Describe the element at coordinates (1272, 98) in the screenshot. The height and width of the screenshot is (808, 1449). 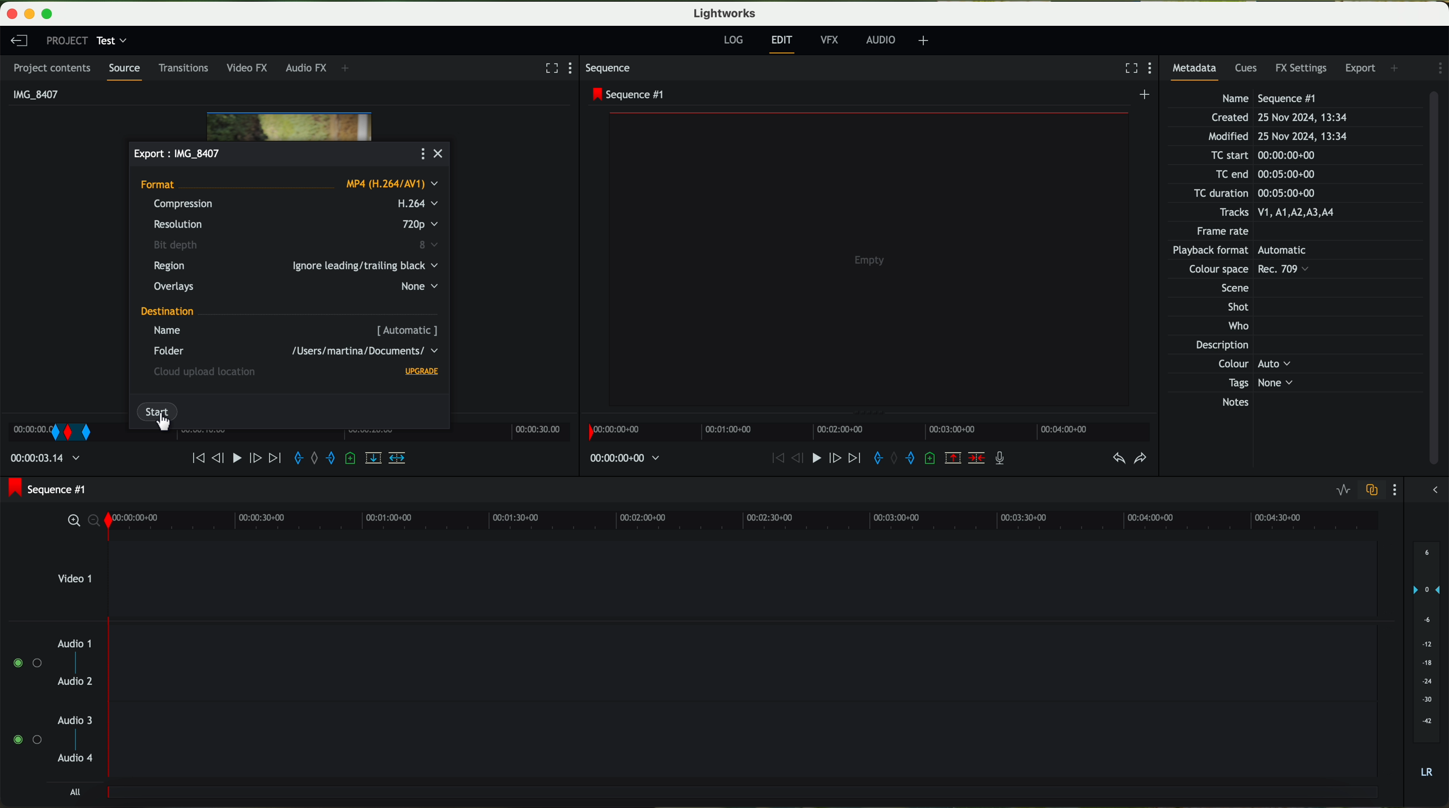
I see `Name` at that location.